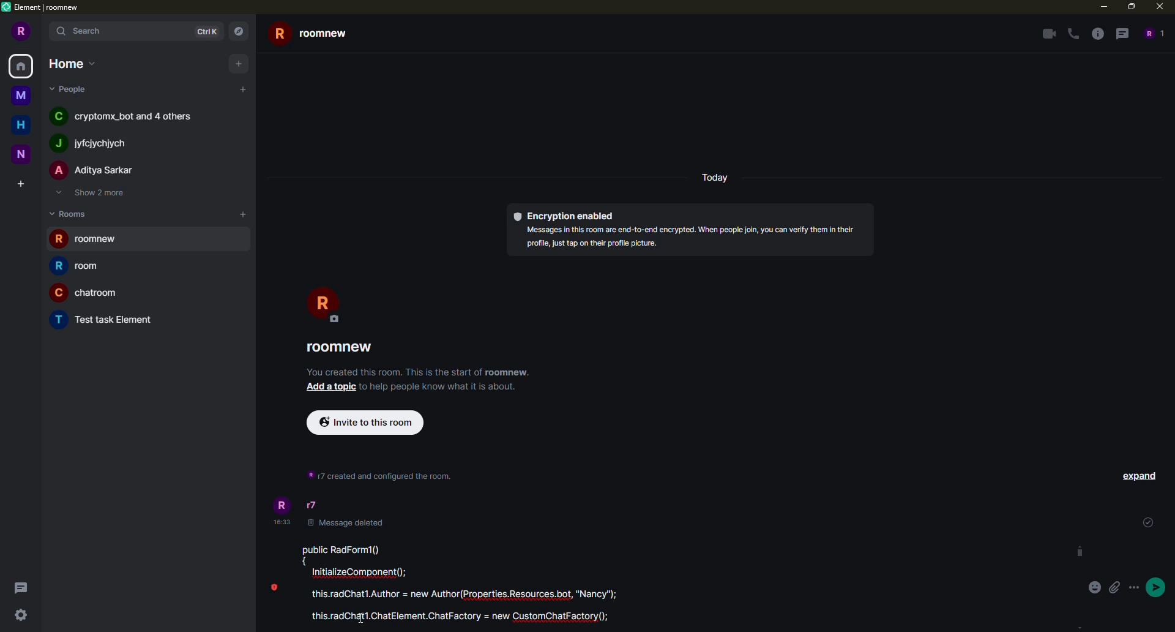 Image resolution: width=1175 pixels, height=632 pixels. I want to click on r7, so click(311, 503).